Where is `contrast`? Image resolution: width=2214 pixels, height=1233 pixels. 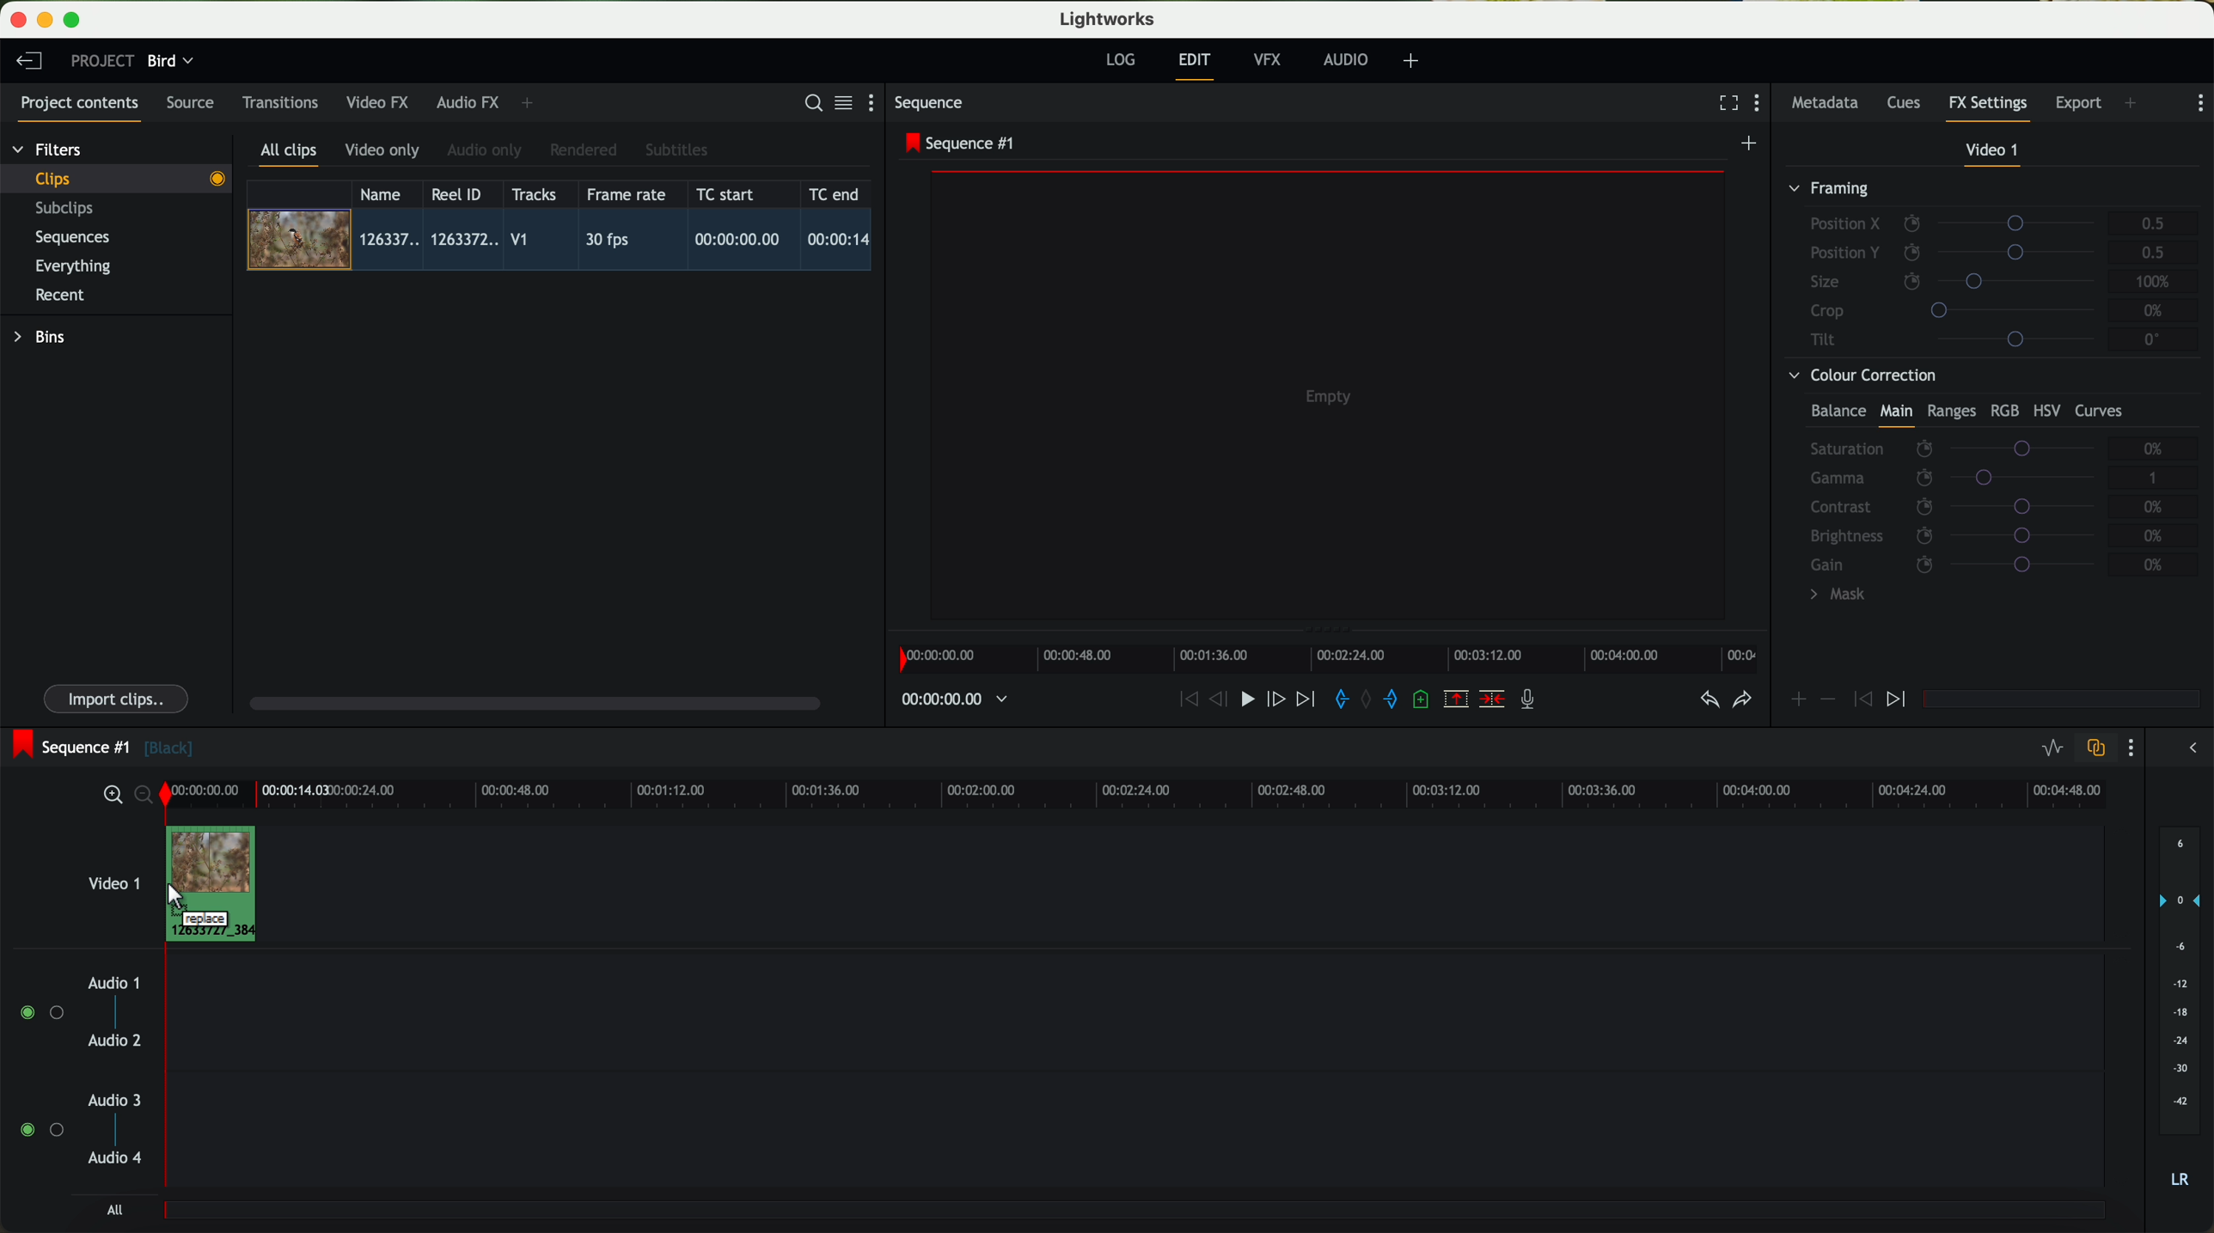
contrast is located at coordinates (1963, 507).